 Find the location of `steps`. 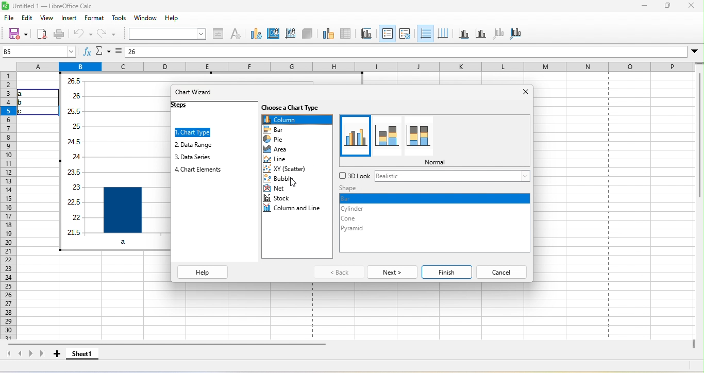

steps is located at coordinates (188, 108).